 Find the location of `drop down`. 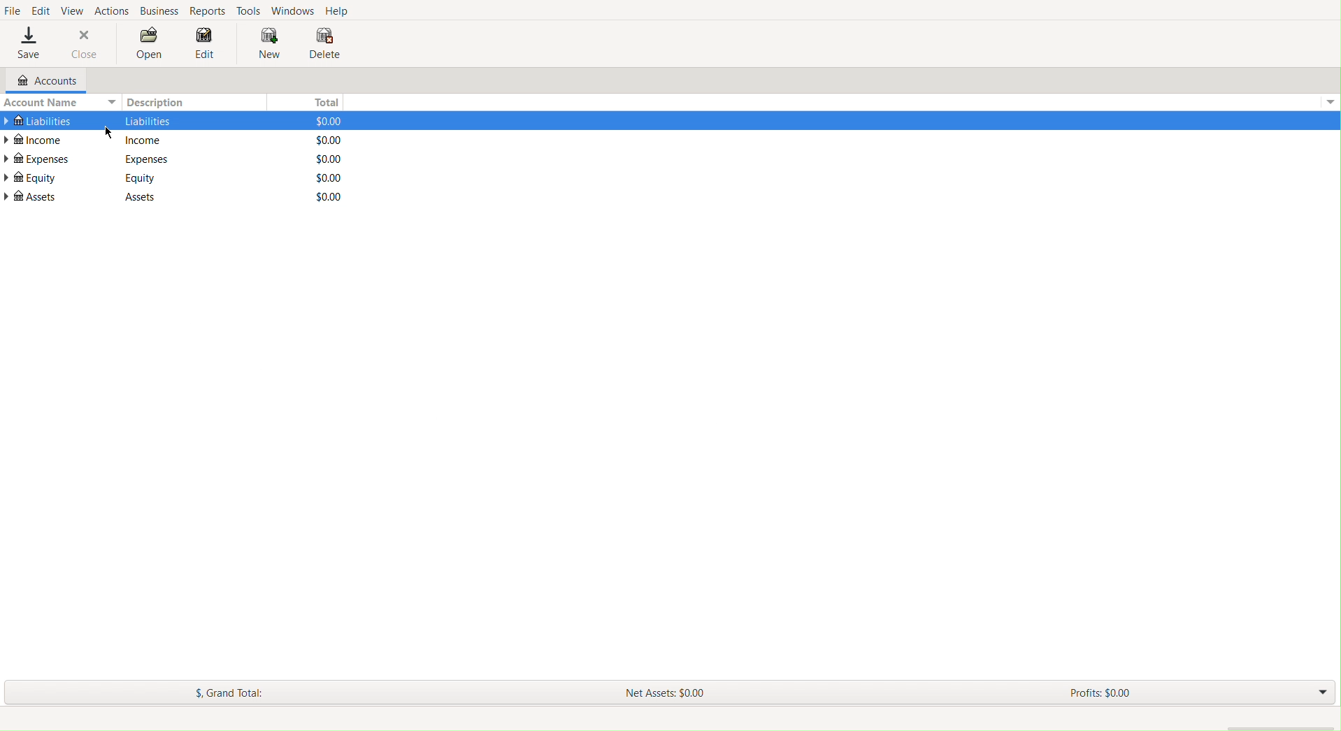

drop down is located at coordinates (1333, 104).